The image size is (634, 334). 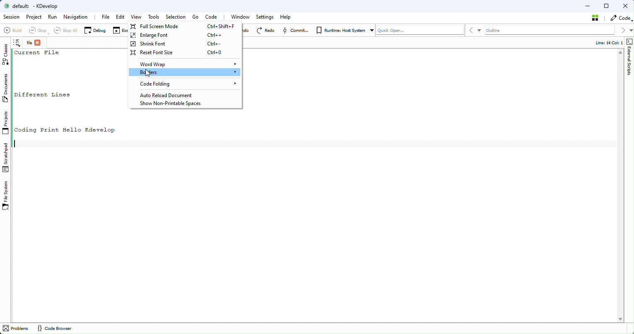 I want to click on Stop, so click(x=37, y=31).